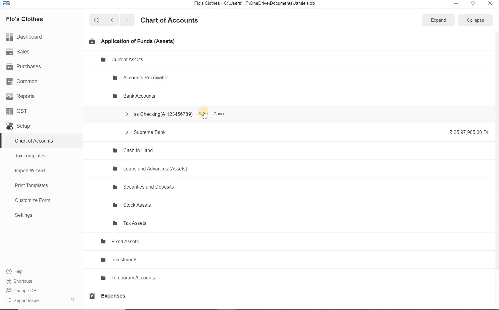  I want to click on close, so click(490, 3).